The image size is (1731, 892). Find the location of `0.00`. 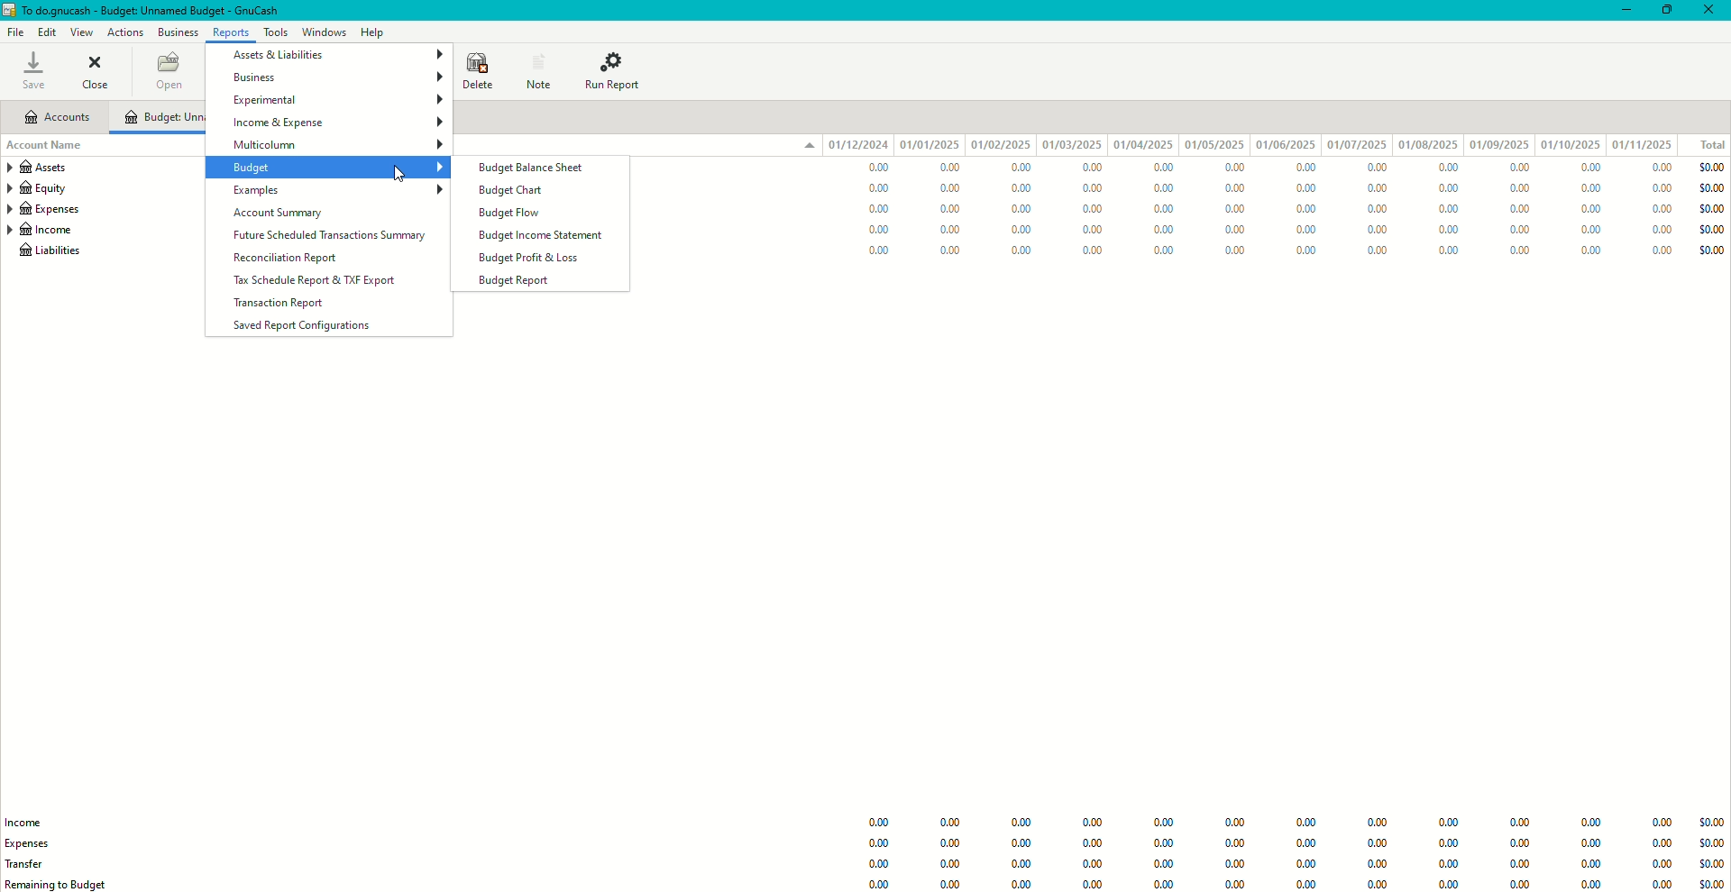

0.00 is located at coordinates (1525, 229).